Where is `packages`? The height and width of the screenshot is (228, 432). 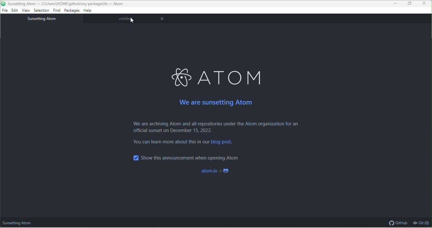 packages is located at coordinates (72, 11).